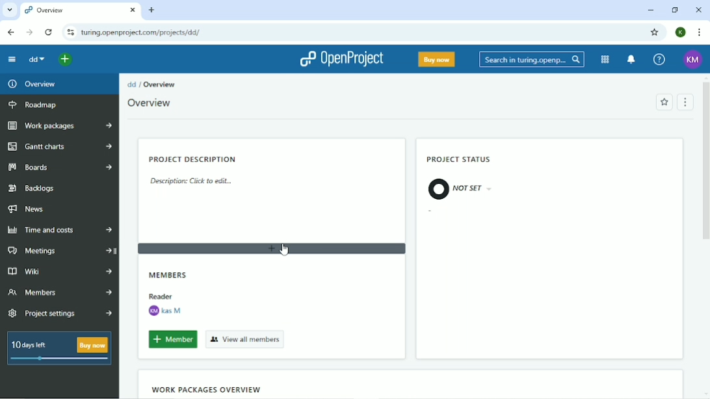 The height and width of the screenshot is (399, 710). What do you see at coordinates (192, 159) in the screenshot?
I see `Project description` at bounding box center [192, 159].